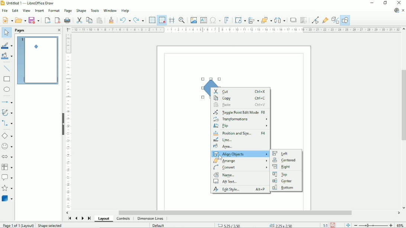 The image size is (406, 228). What do you see at coordinates (17, 225) in the screenshot?
I see `Page 1 of 1 (Layout)` at bounding box center [17, 225].